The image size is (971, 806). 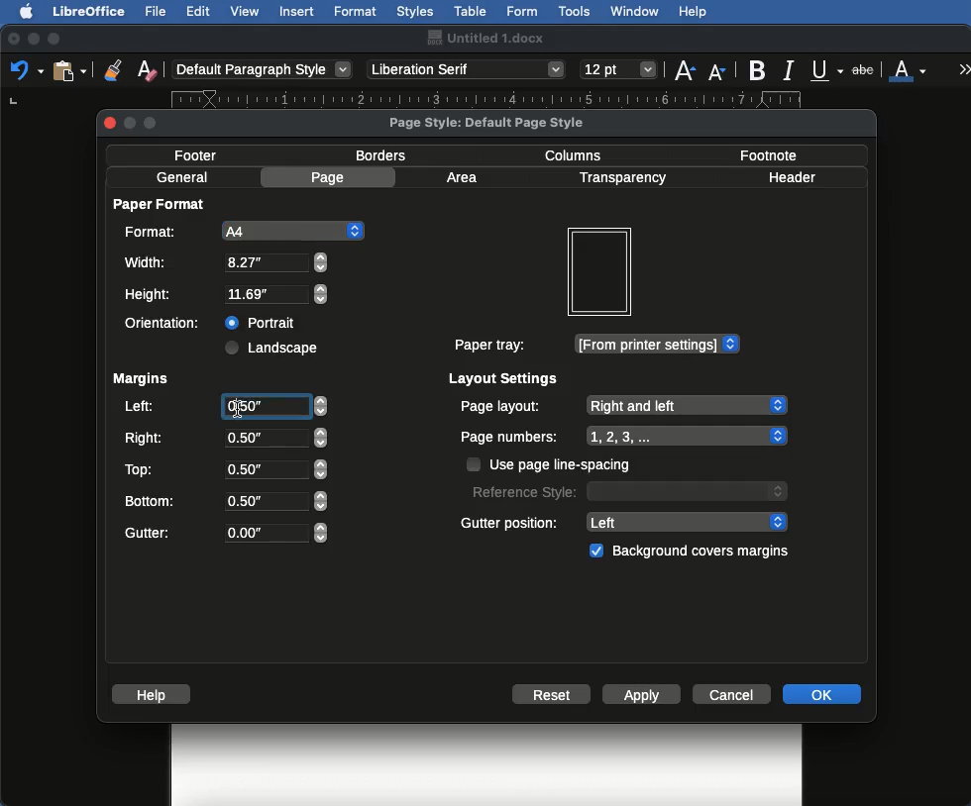 I want to click on Size decrease, so click(x=721, y=71).